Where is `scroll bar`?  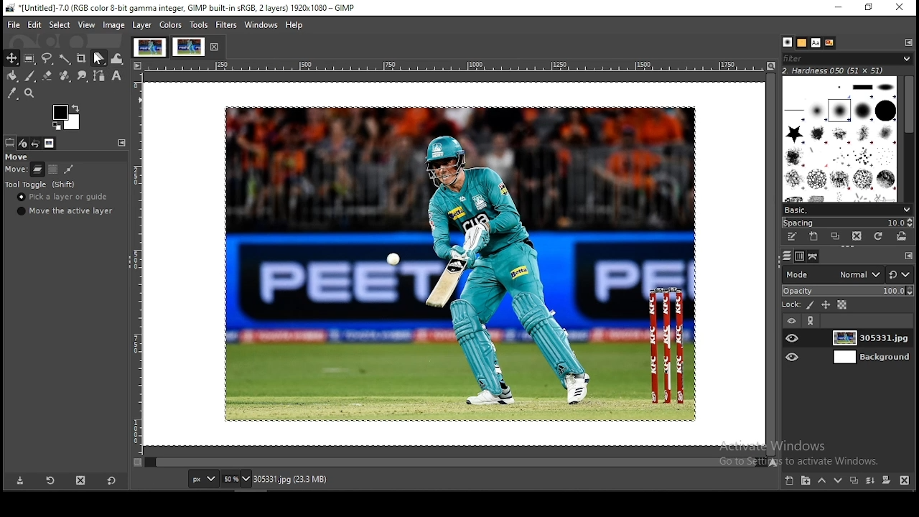
scroll bar is located at coordinates (770, 264).